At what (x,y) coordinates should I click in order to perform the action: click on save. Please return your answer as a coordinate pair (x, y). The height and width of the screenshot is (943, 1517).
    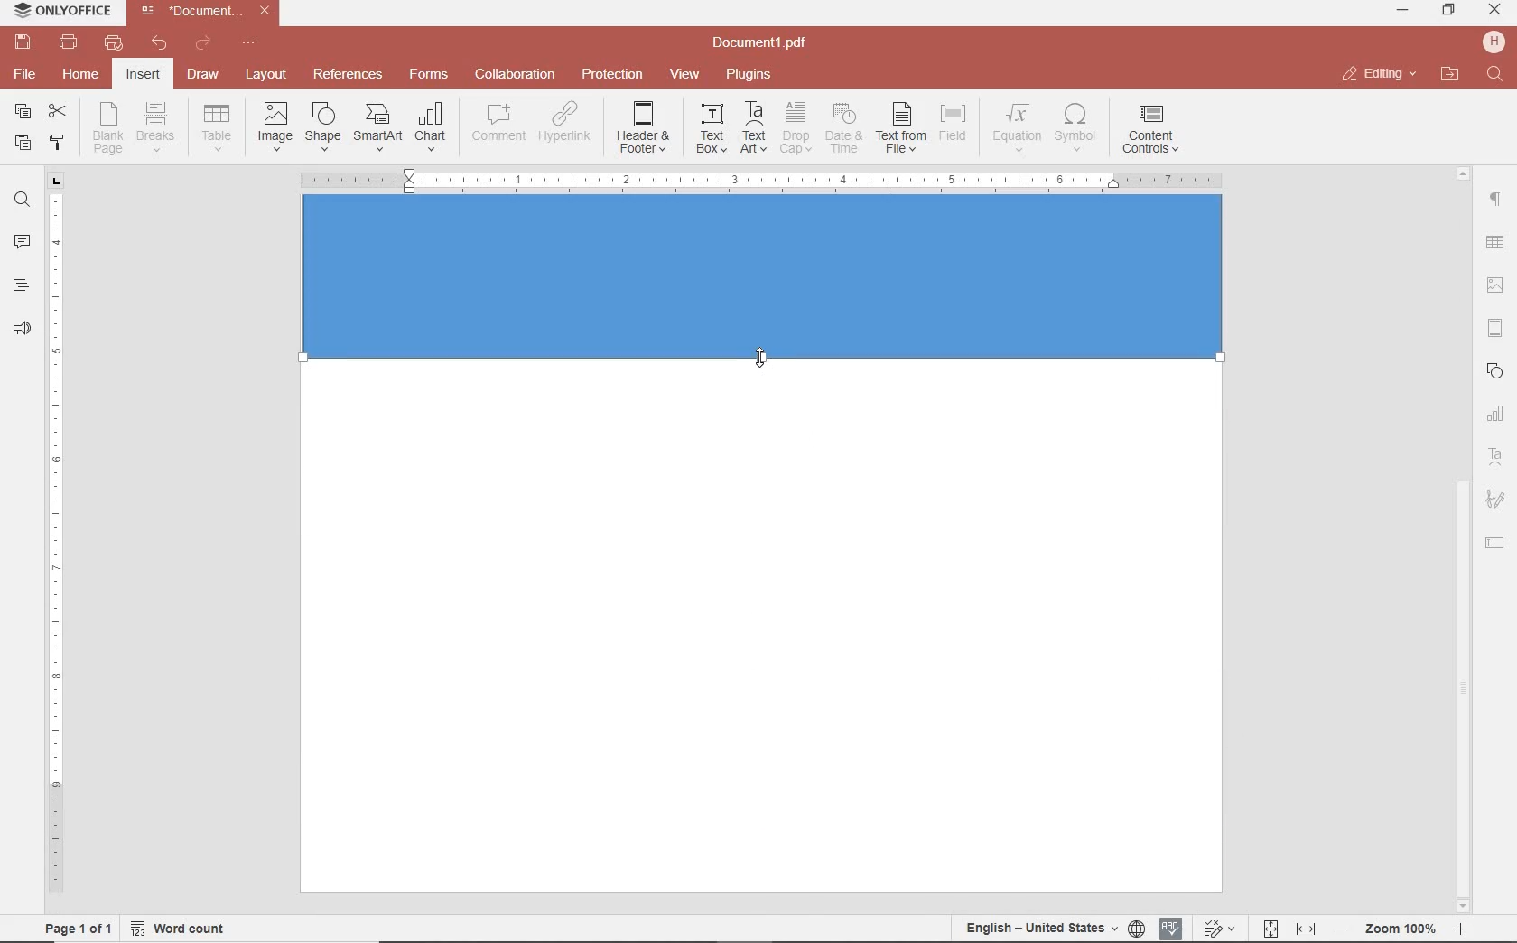
    Looking at the image, I should click on (21, 42).